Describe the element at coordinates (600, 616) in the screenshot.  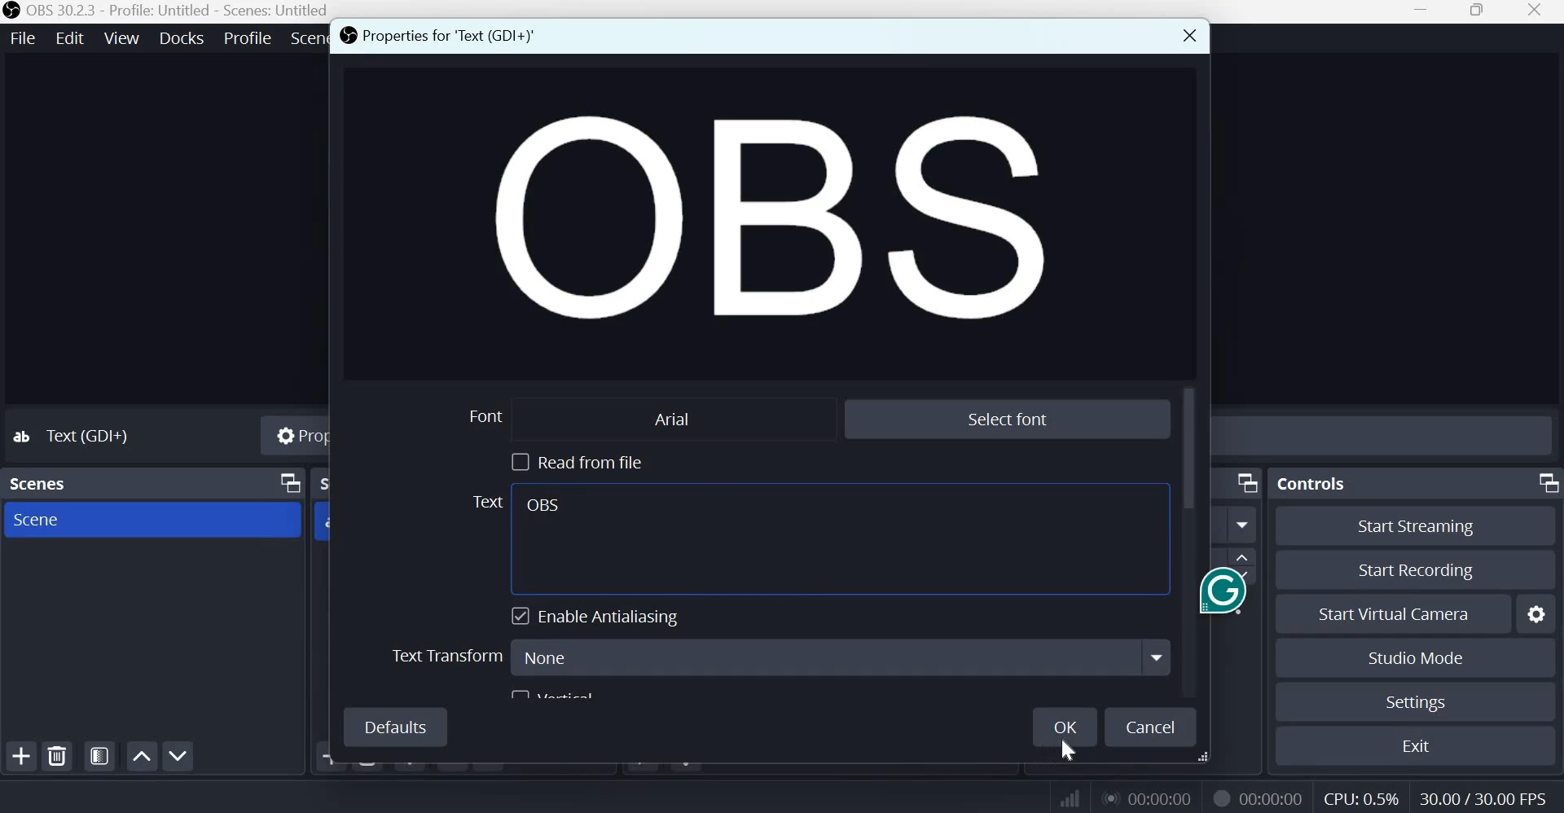
I see `Enable Antialiasing` at that location.